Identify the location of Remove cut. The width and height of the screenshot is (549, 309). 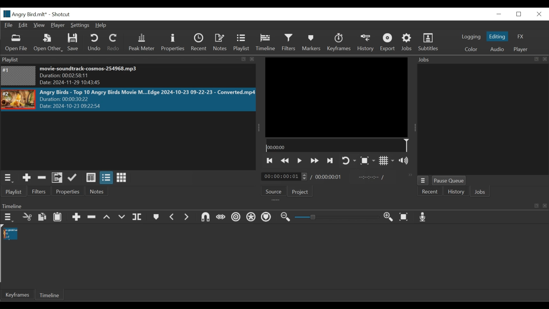
(42, 178).